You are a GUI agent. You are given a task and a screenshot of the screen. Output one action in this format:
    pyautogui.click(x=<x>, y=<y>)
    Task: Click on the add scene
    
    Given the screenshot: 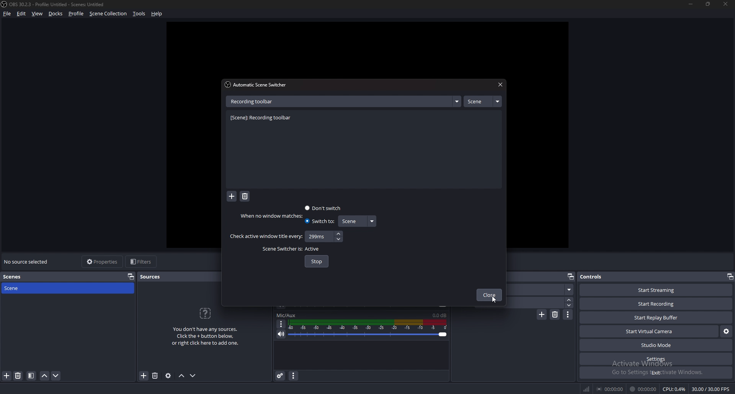 What is the action you would take?
    pyautogui.click(x=7, y=375)
    